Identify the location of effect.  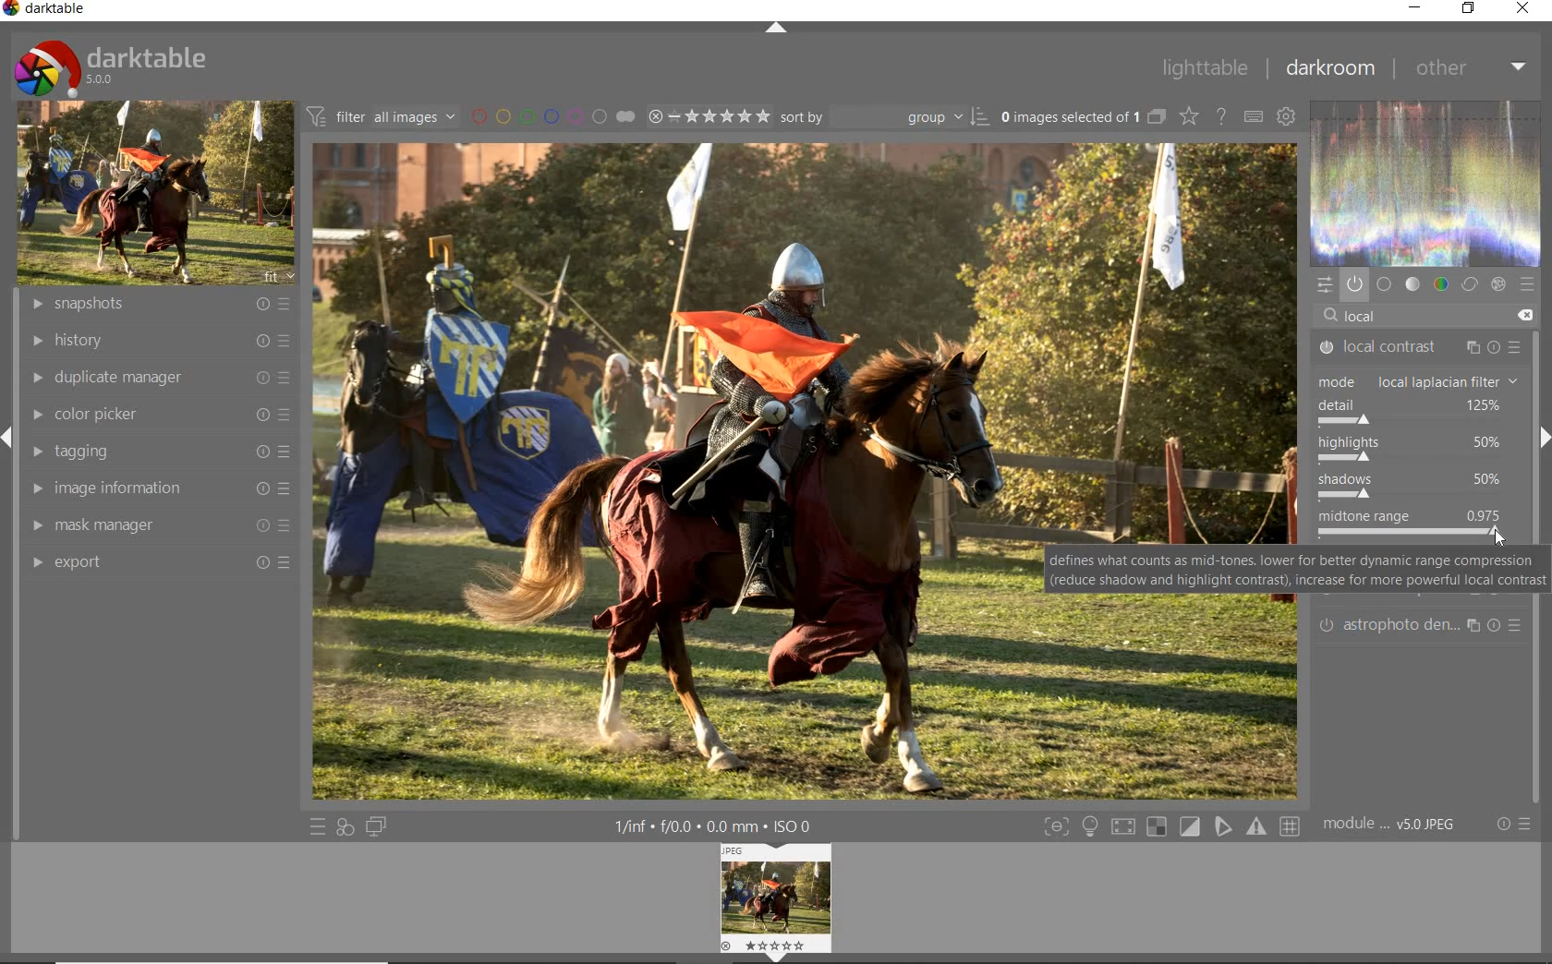
(1498, 283).